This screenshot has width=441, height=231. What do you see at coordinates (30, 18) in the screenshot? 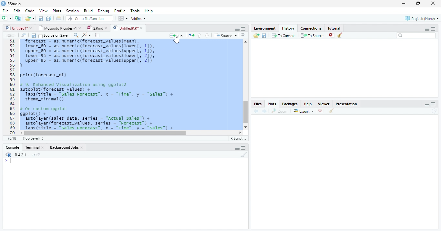
I see `Open Folder` at bounding box center [30, 18].